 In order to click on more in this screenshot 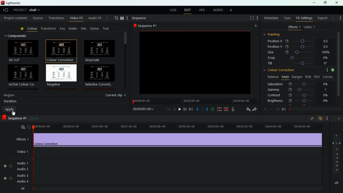, I will do `click(340, 19)`.